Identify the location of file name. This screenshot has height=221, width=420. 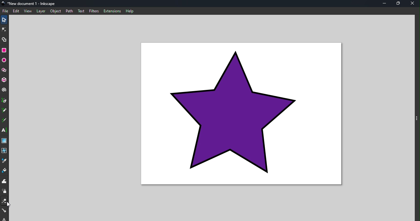
(30, 3).